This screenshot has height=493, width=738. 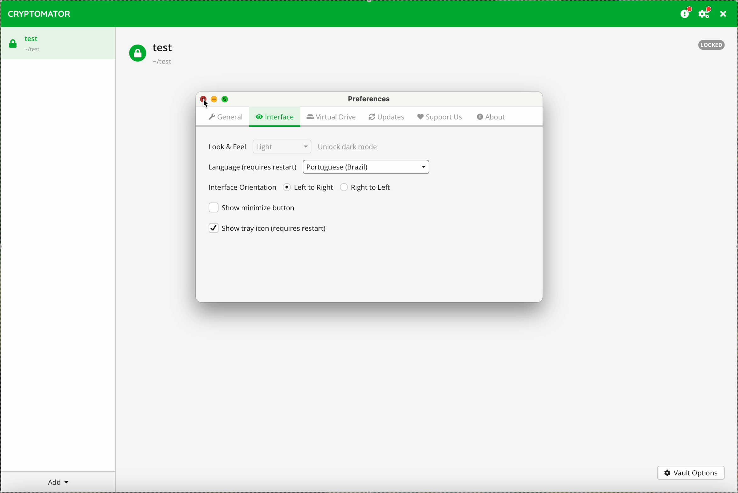 I want to click on unlock dark mode, so click(x=350, y=147).